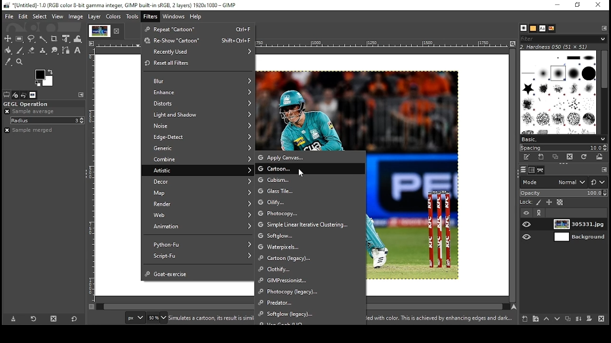 The image size is (611, 343). I want to click on map, so click(199, 192).